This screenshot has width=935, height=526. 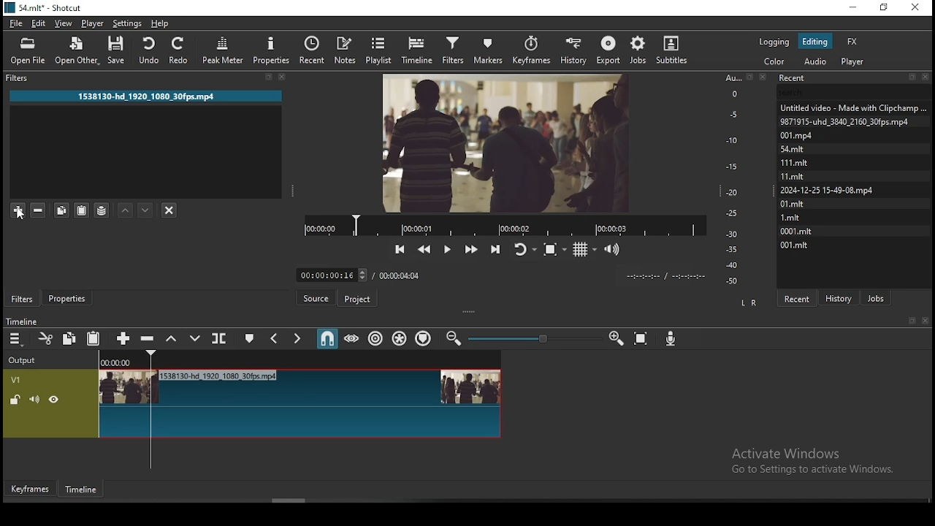 What do you see at coordinates (917, 8) in the screenshot?
I see `close window` at bounding box center [917, 8].